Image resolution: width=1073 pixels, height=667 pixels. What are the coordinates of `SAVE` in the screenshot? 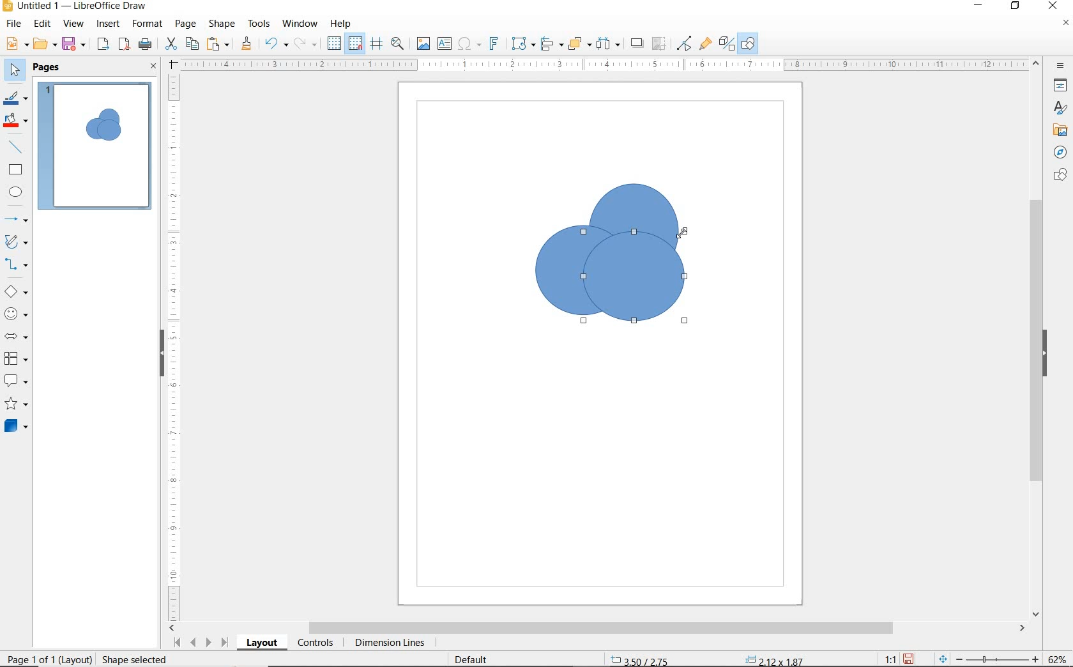 It's located at (910, 658).